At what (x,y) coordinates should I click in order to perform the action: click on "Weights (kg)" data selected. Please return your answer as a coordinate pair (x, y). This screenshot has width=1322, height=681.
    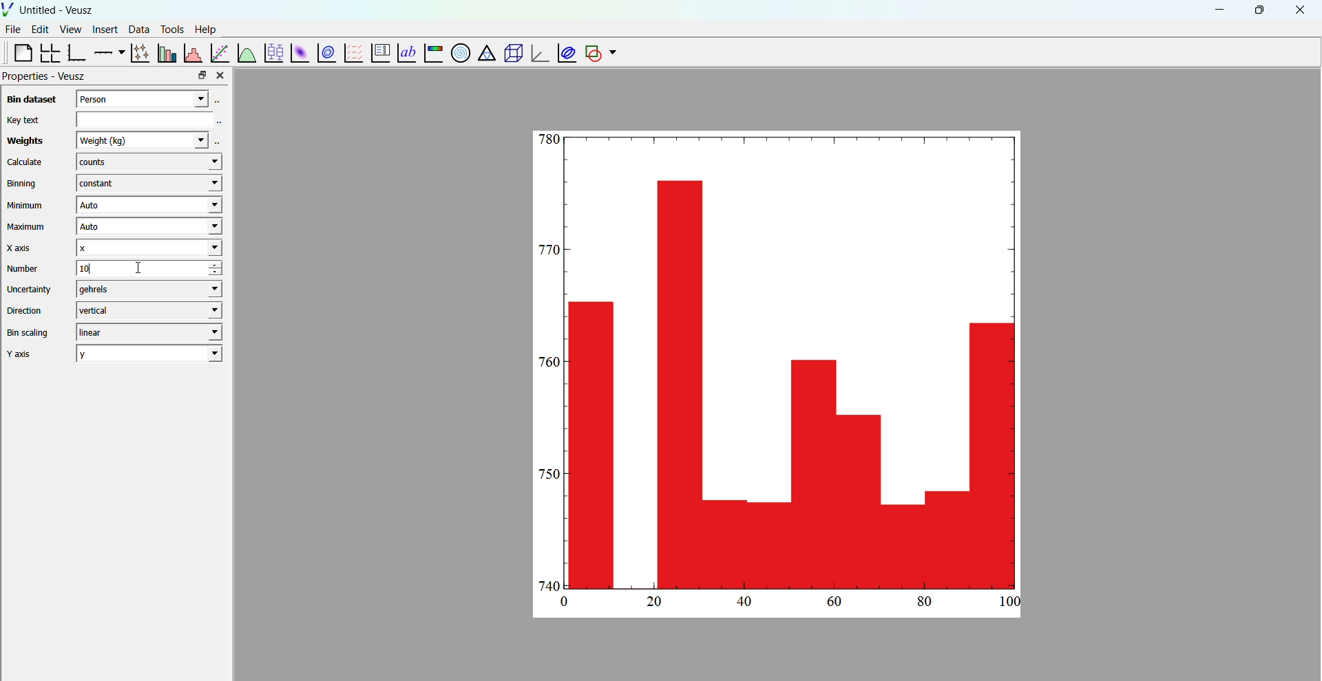
    Looking at the image, I should click on (149, 140).